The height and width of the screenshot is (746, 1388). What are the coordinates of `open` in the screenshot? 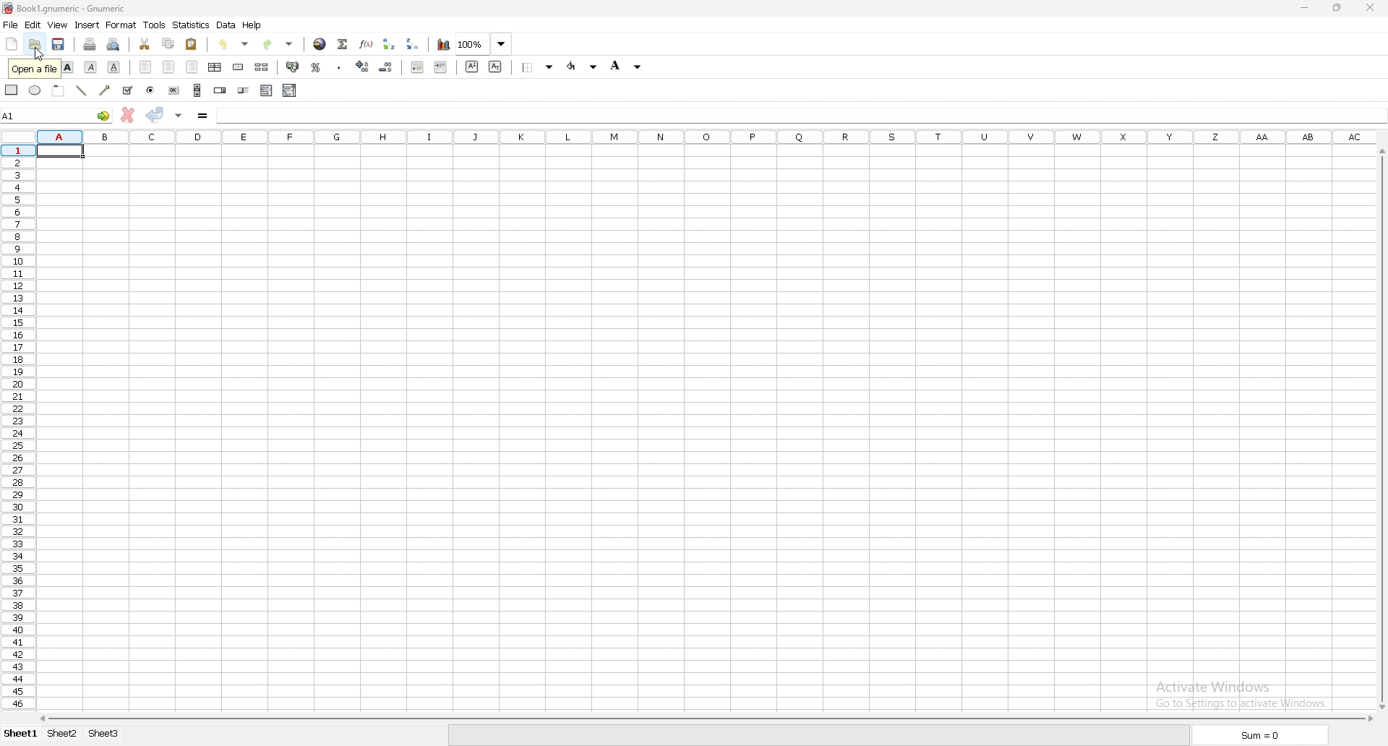 It's located at (35, 44).